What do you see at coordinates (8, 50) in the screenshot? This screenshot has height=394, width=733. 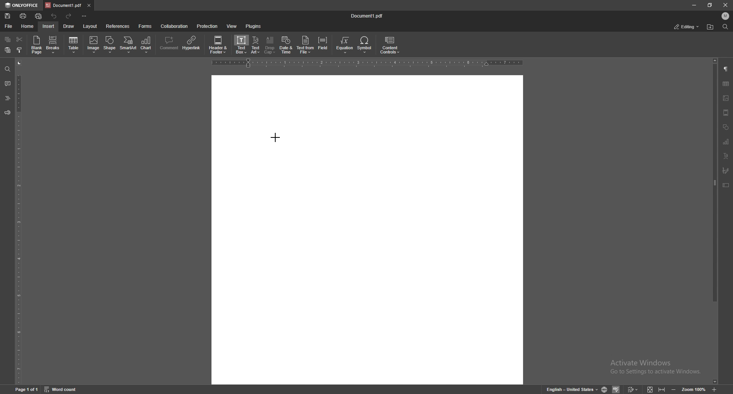 I see `paste` at bounding box center [8, 50].